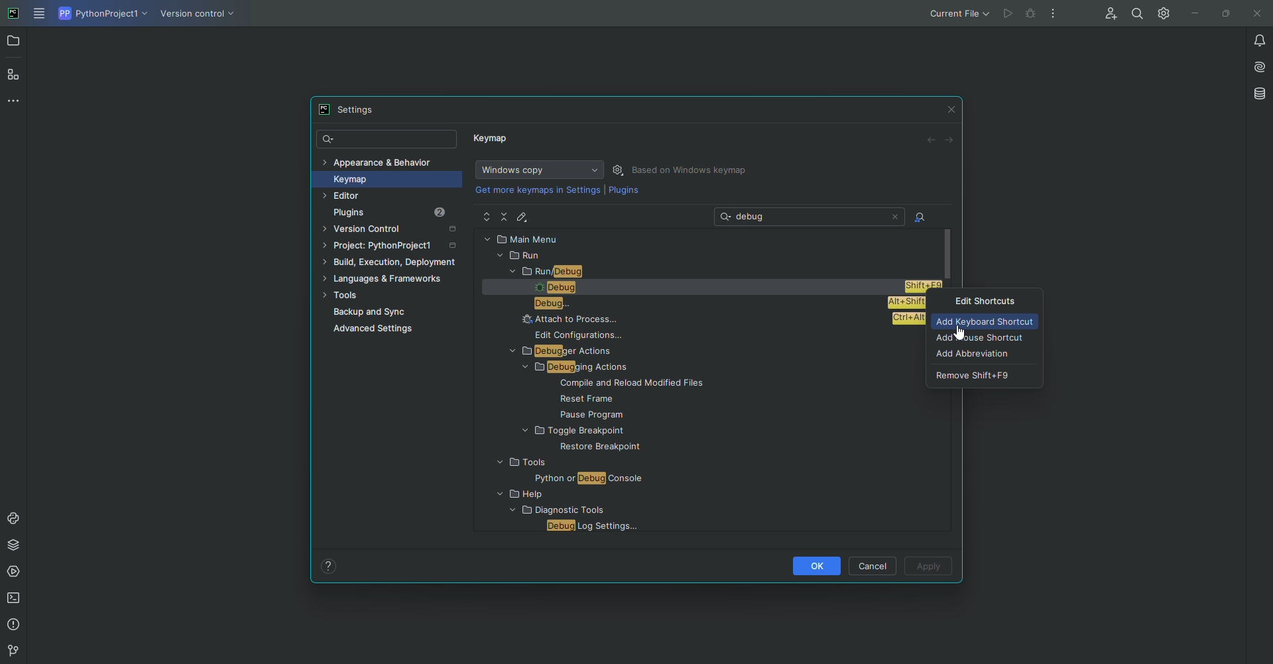  Describe the element at coordinates (566, 478) in the screenshot. I see `FILE NAME` at that location.